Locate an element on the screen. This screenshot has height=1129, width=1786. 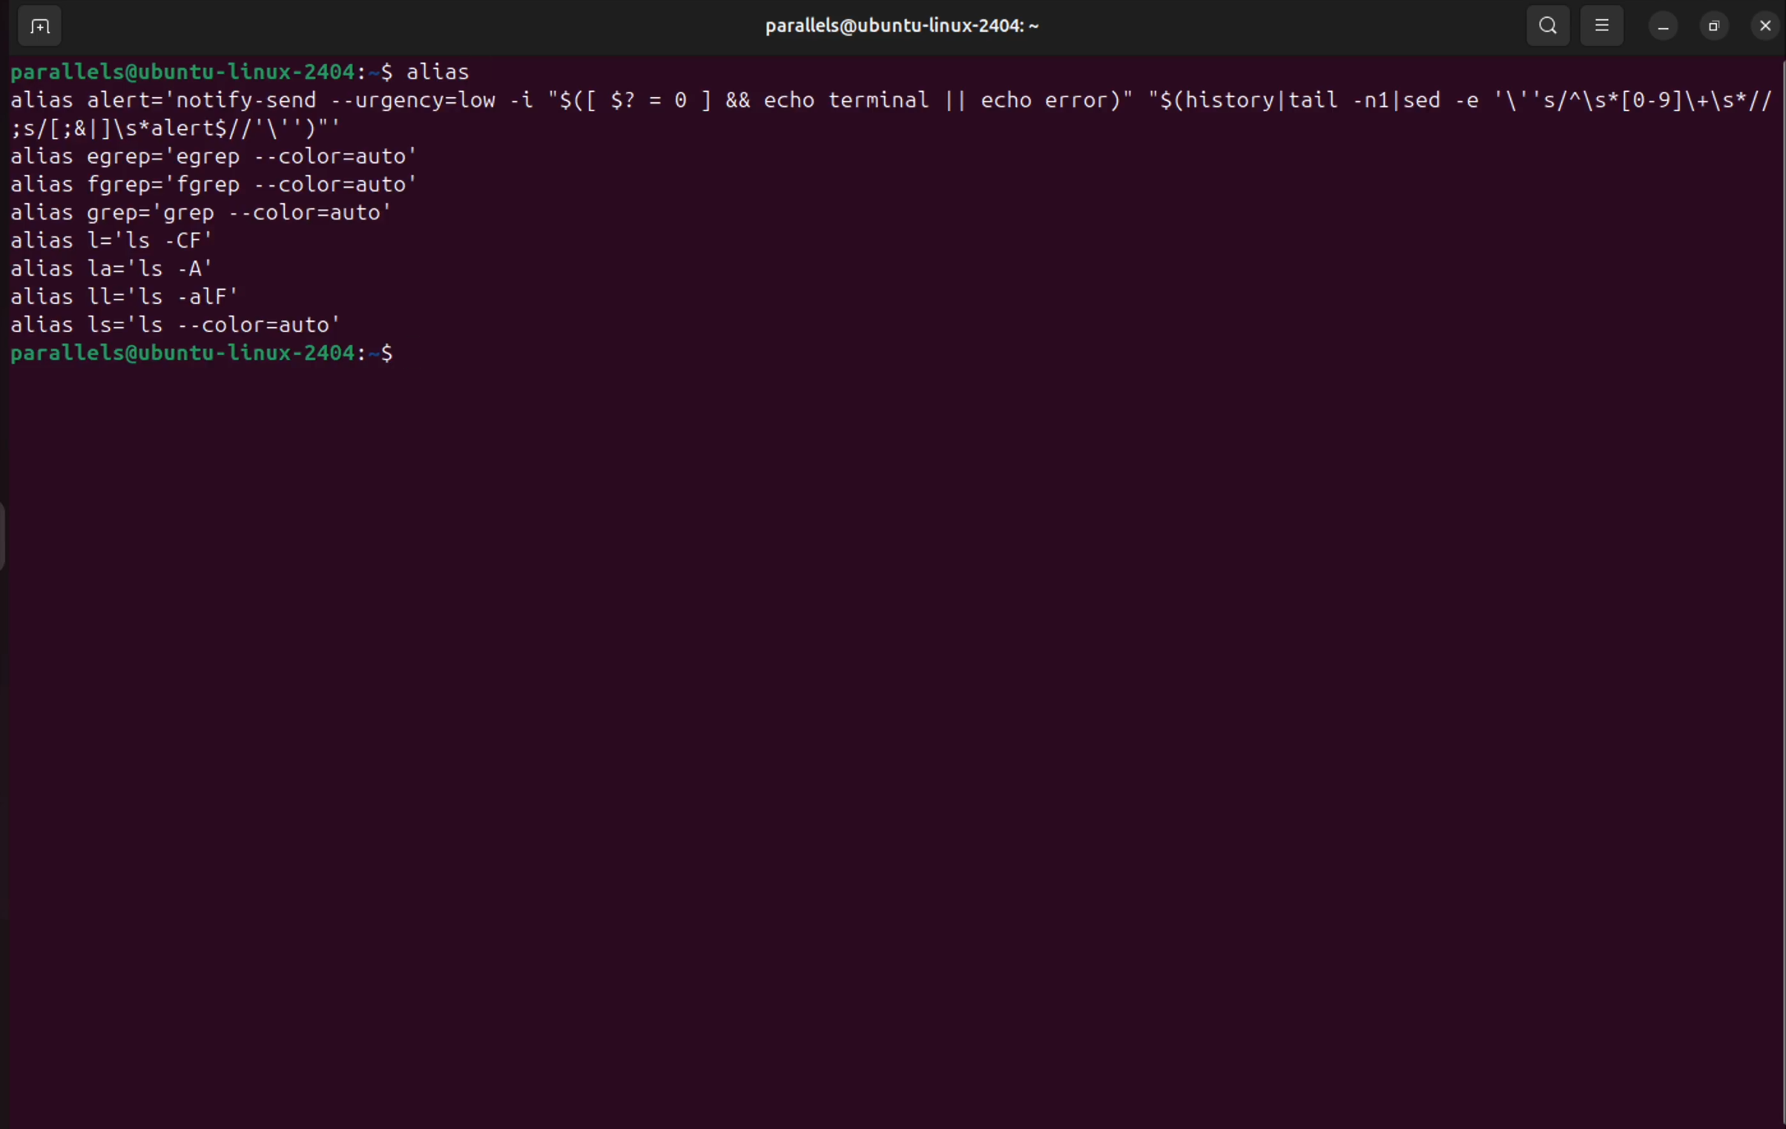
add terminals is located at coordinates (37, 26).